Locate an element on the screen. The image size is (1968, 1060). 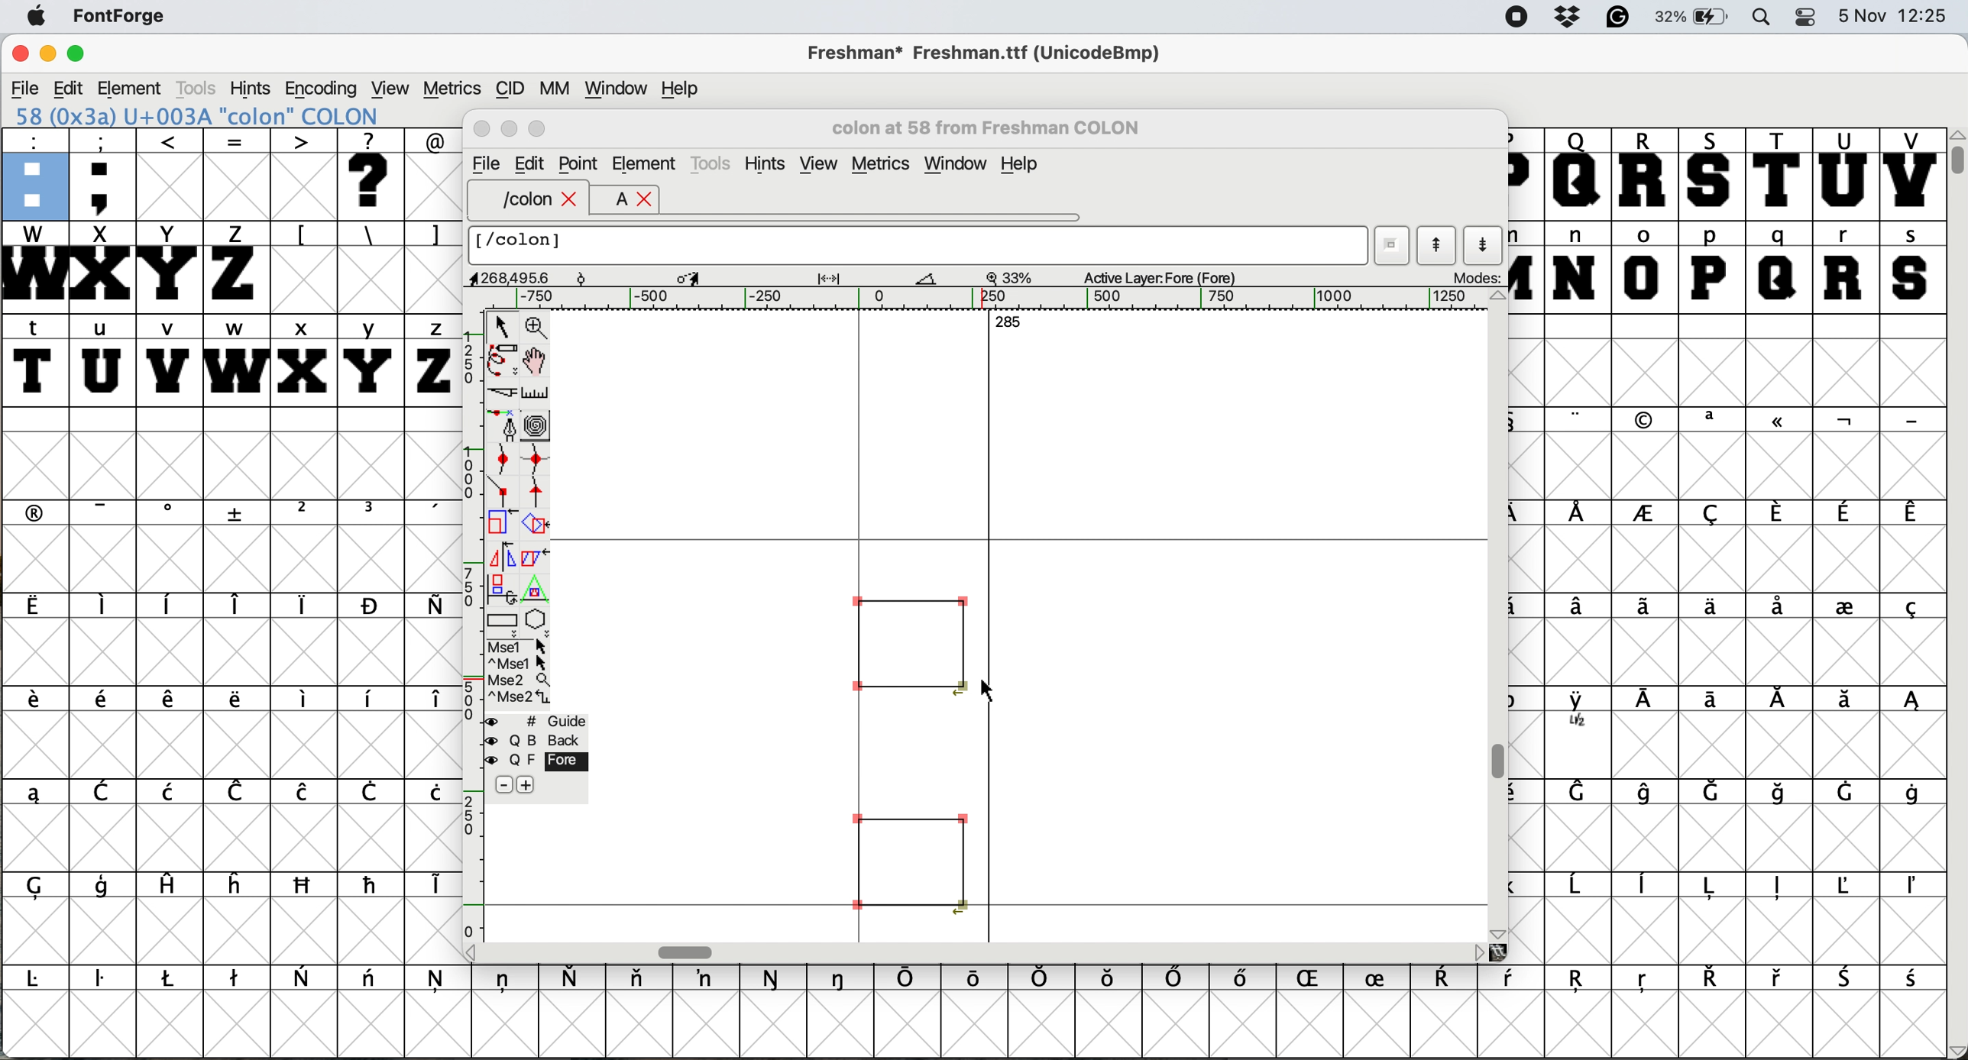
symbol is located at coordinates (306, 886).